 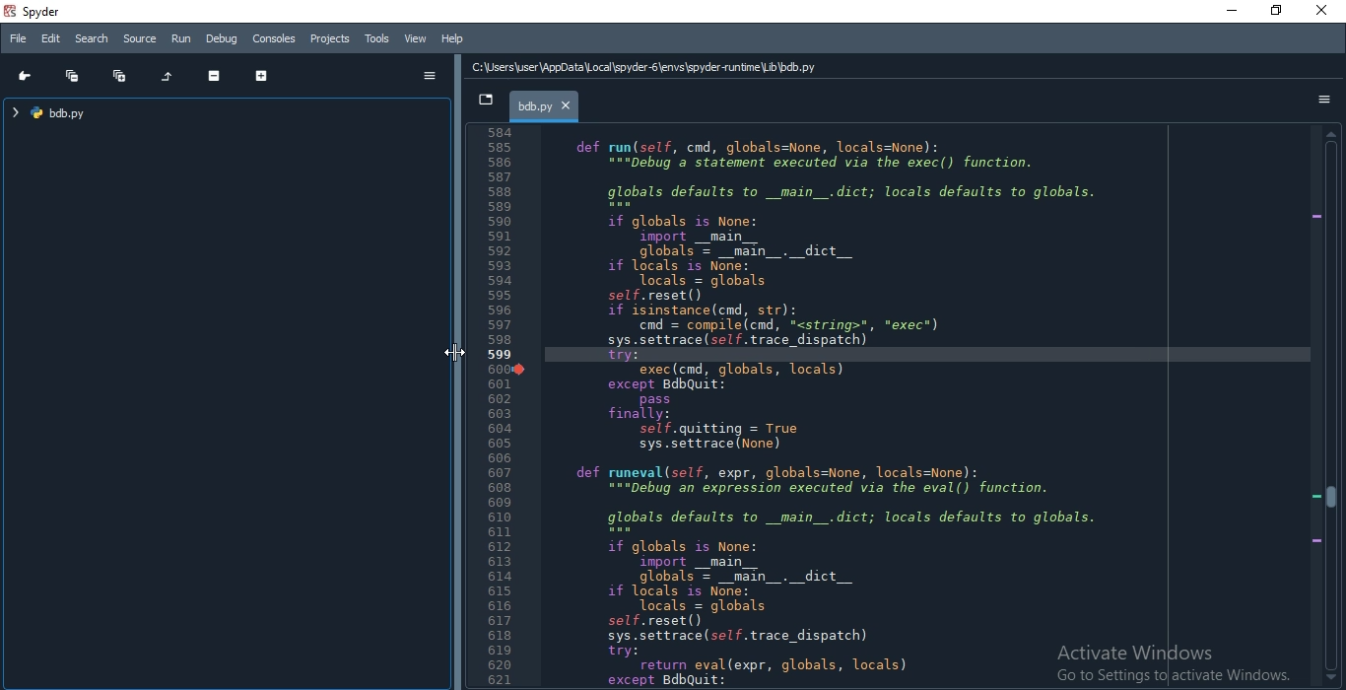 I want to click on dropdown, so click(x=487, y=101).